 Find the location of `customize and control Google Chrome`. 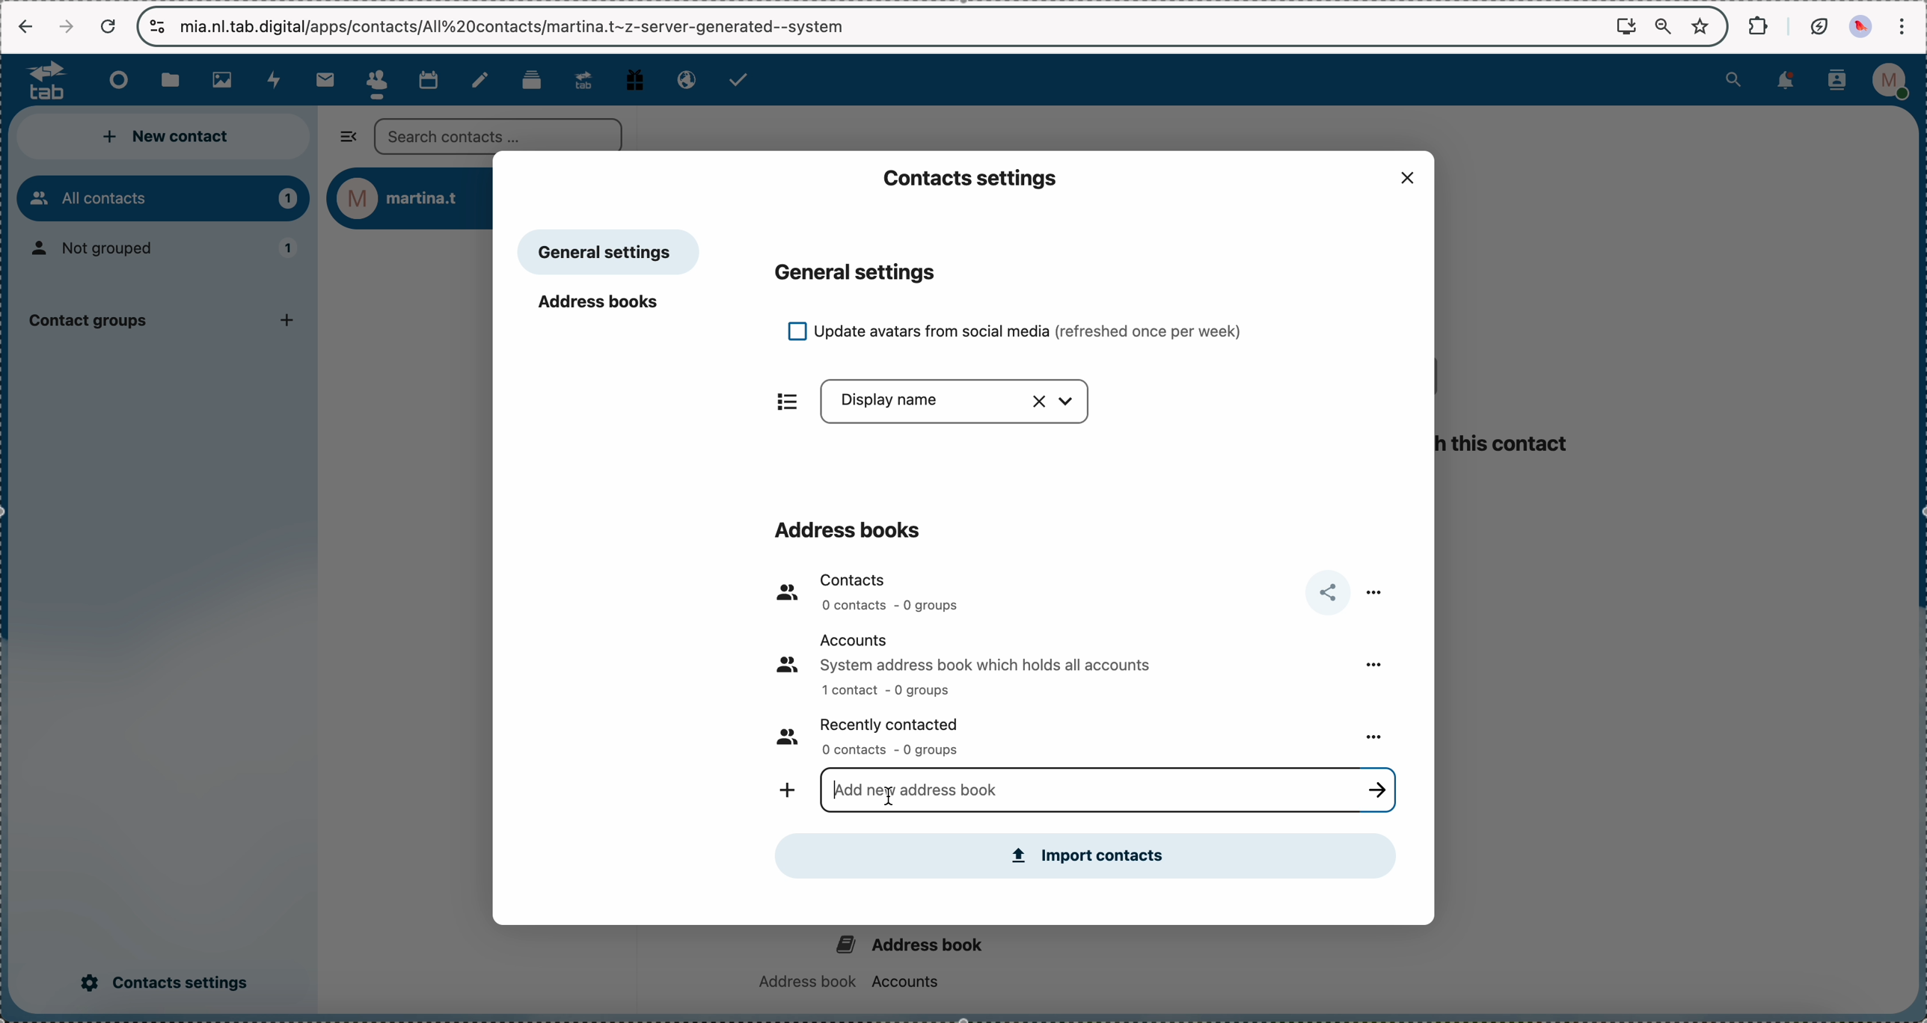

customize and control Google Chrome is located at coordinates (1905, 24).